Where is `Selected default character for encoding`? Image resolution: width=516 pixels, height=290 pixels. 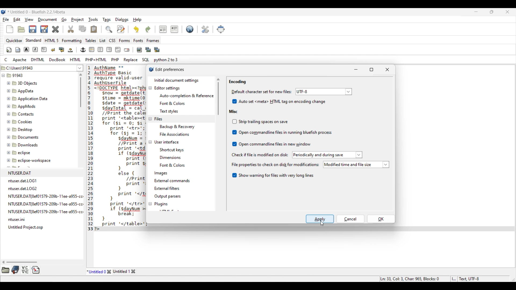
Selected default character for encoding is located at coordinates (323, 91).